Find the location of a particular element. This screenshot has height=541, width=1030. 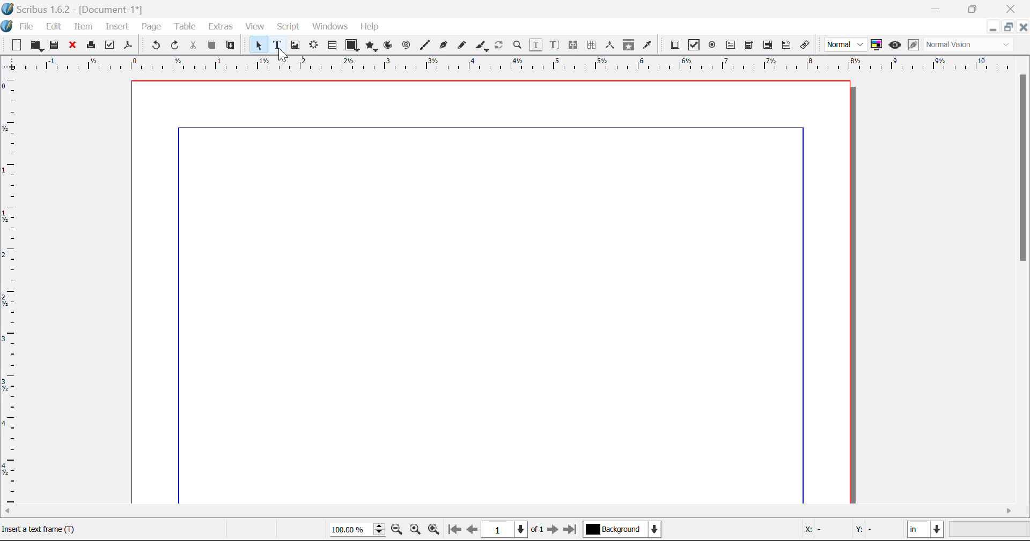

Copy is located at coordinates (211, 45).